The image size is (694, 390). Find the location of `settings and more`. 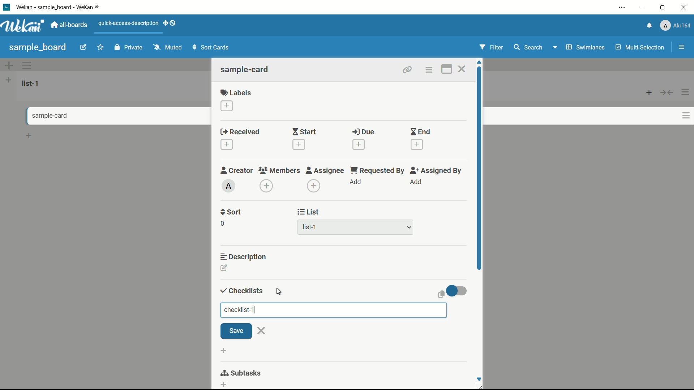

settings and more is located at coordinates (623, 8).